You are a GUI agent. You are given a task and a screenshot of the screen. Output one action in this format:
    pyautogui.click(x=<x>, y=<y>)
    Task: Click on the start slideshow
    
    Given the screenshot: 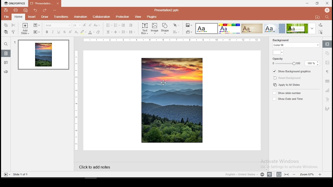 What is the action you would take?
    pyautogui.click(x=7, y=175)
    